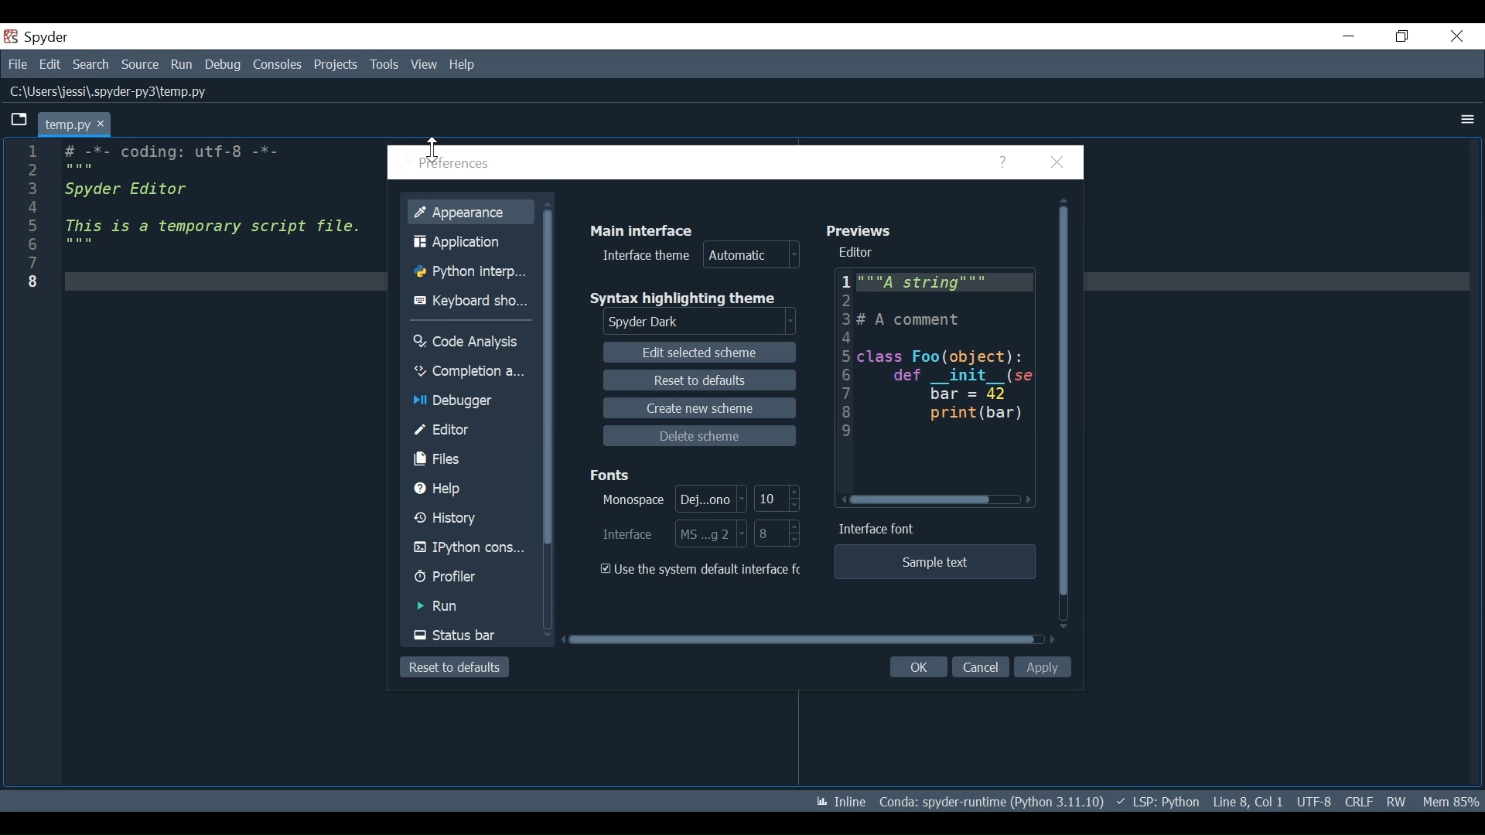  Describe the element at coordinates (470, 547) in the screenshot. I see `IPython Console` at that location.